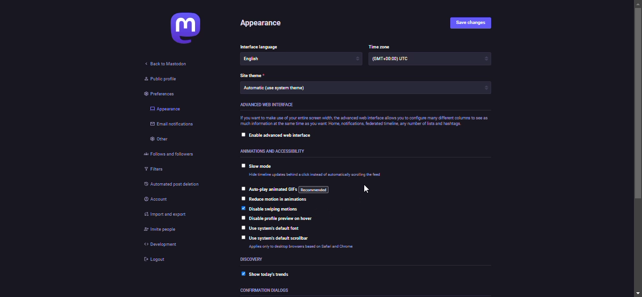 This screenshot has height=297, width=642. What do you see at coordinates (154, 169) in the screenshot?
I see `filters` at bounding box center [154, 169].